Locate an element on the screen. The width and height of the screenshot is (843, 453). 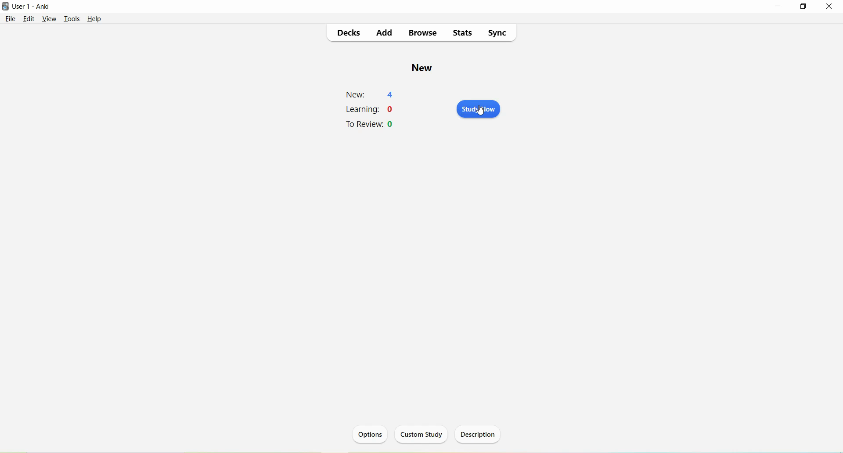
Learning: is located at coordinates (363, 109).